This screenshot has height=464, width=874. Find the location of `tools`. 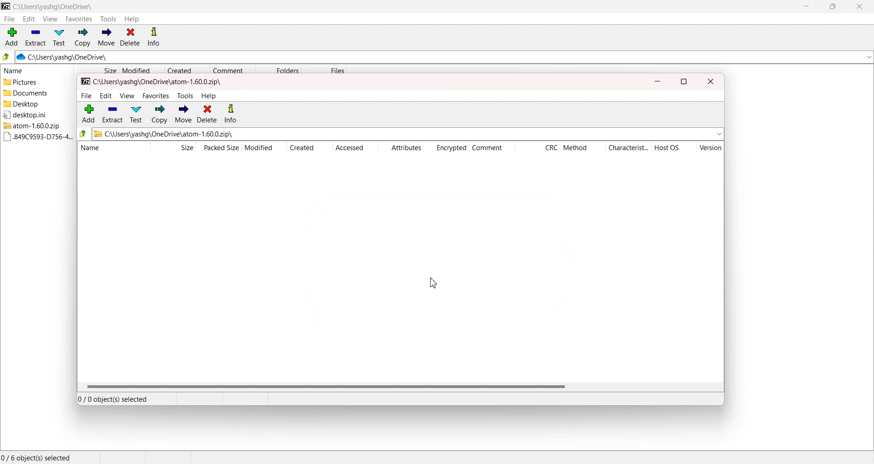

tools is located at coordinates (185, 96).